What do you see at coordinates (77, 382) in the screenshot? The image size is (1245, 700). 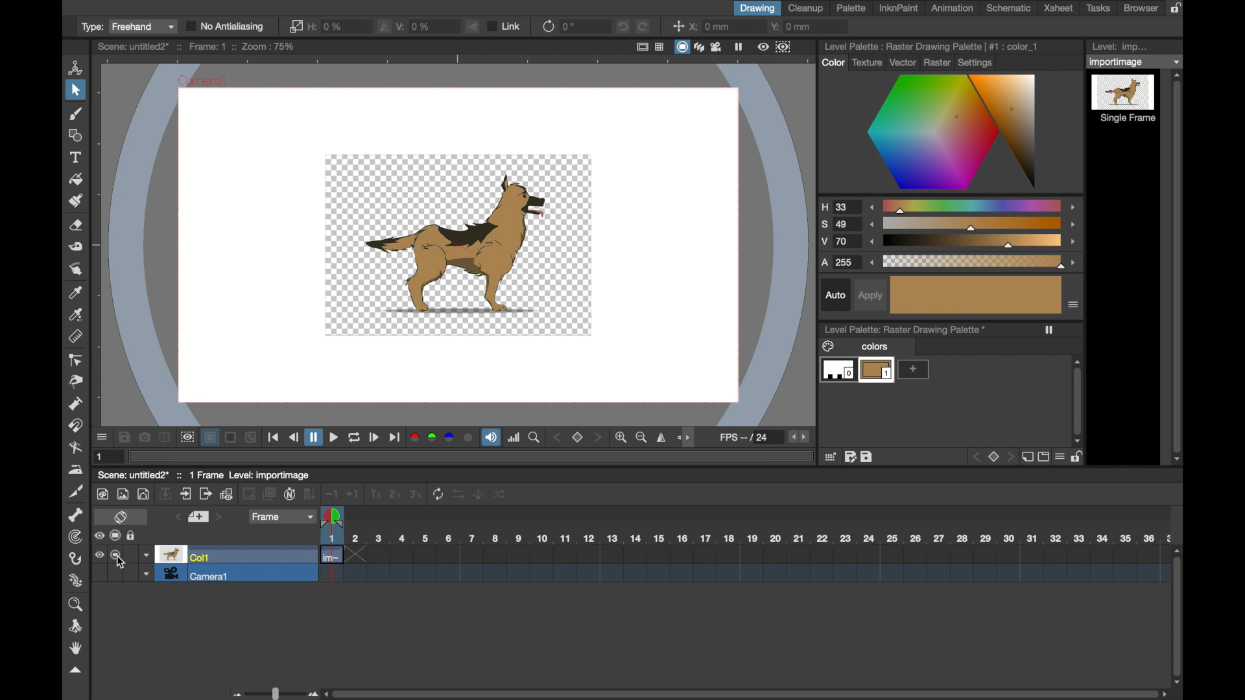 I see `pinch tool` at bounding box center [77, 382].